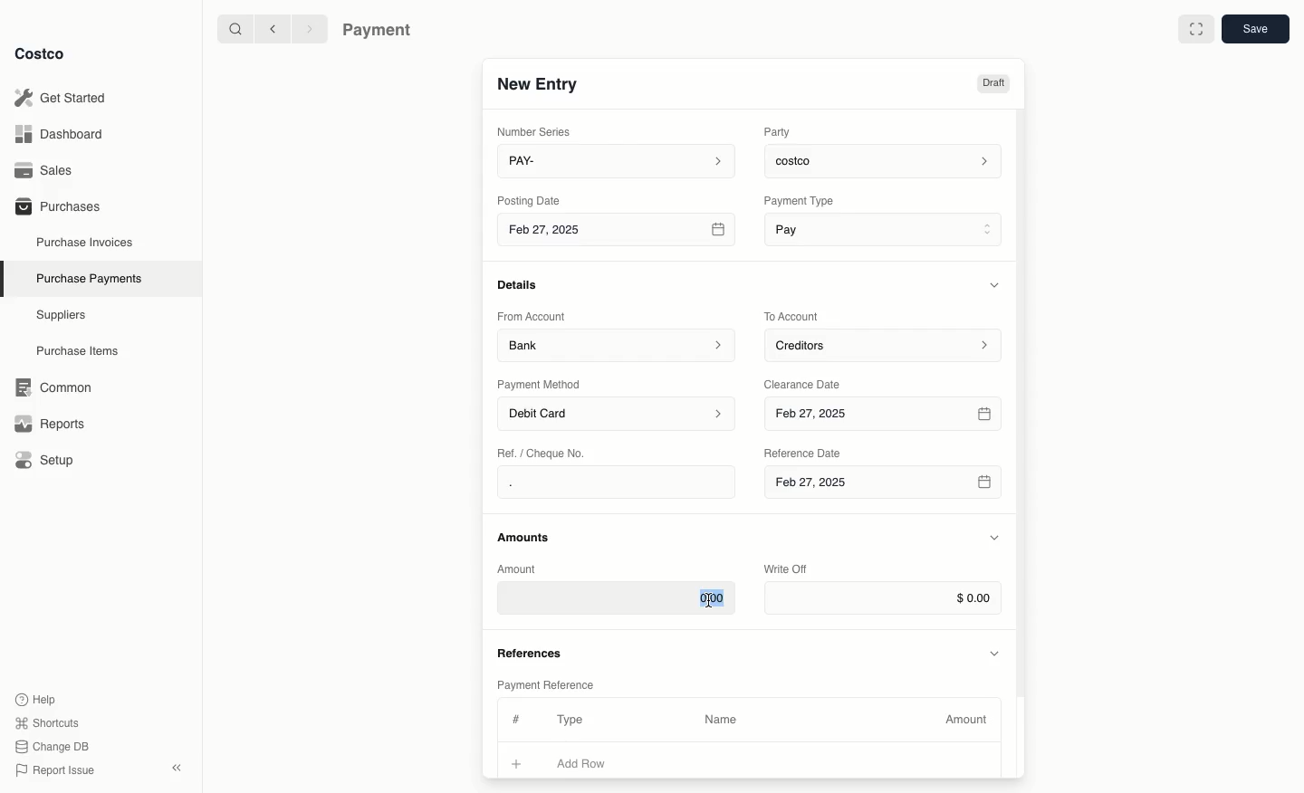 The height and width of the screenshot is (793, 1304). What do you see at coordinates (51, 462) in the screenshot?
I see `Setup` at bounding box center [51, 462].